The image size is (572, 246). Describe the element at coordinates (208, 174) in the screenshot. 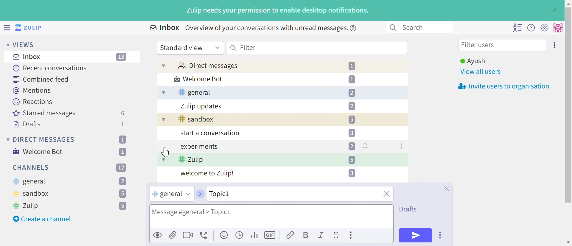

I see `welcome to Zulip!` at that location.